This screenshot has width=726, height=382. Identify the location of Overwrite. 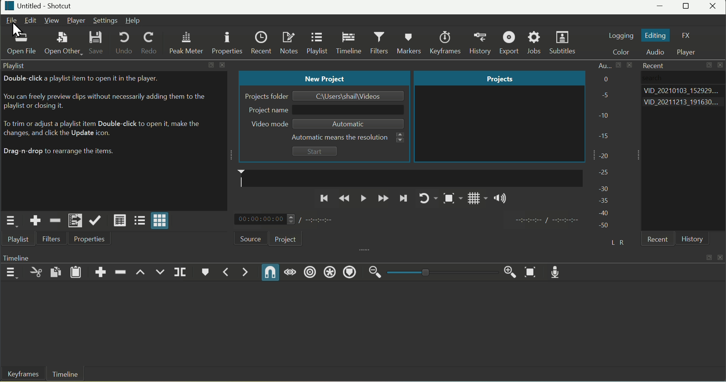
(161, 273).